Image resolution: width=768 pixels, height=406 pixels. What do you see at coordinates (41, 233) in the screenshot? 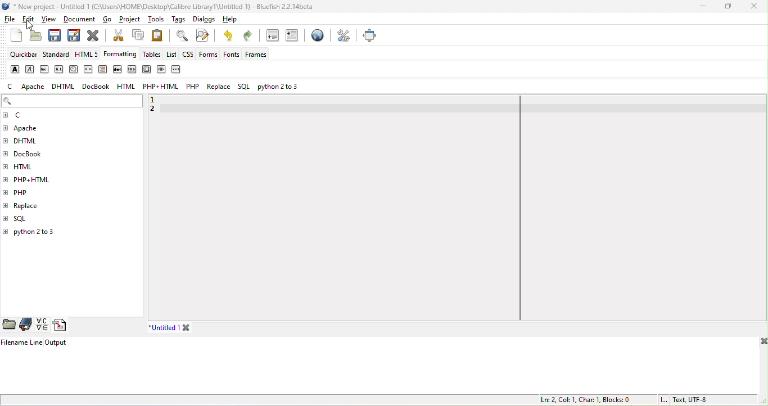
I see `python 2 to 3` at bounding box center [41, 233].